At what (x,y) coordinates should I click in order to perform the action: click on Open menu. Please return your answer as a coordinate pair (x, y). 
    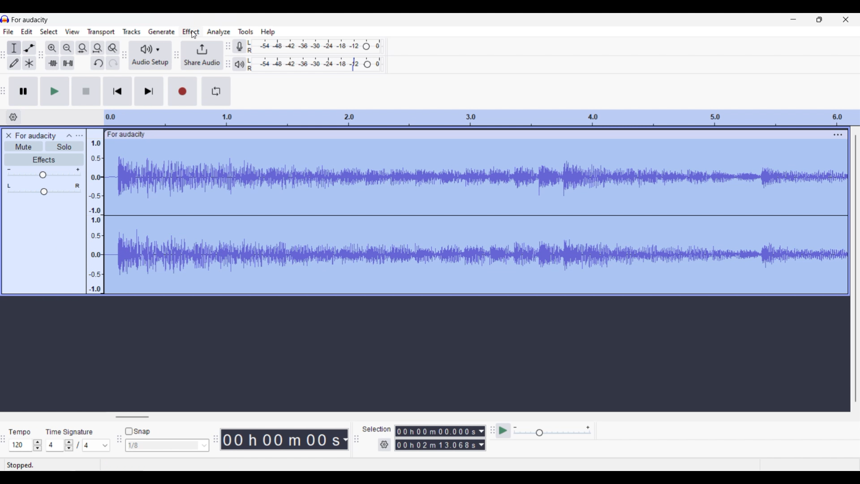
    Looking at the image, I should click on (79, 136).